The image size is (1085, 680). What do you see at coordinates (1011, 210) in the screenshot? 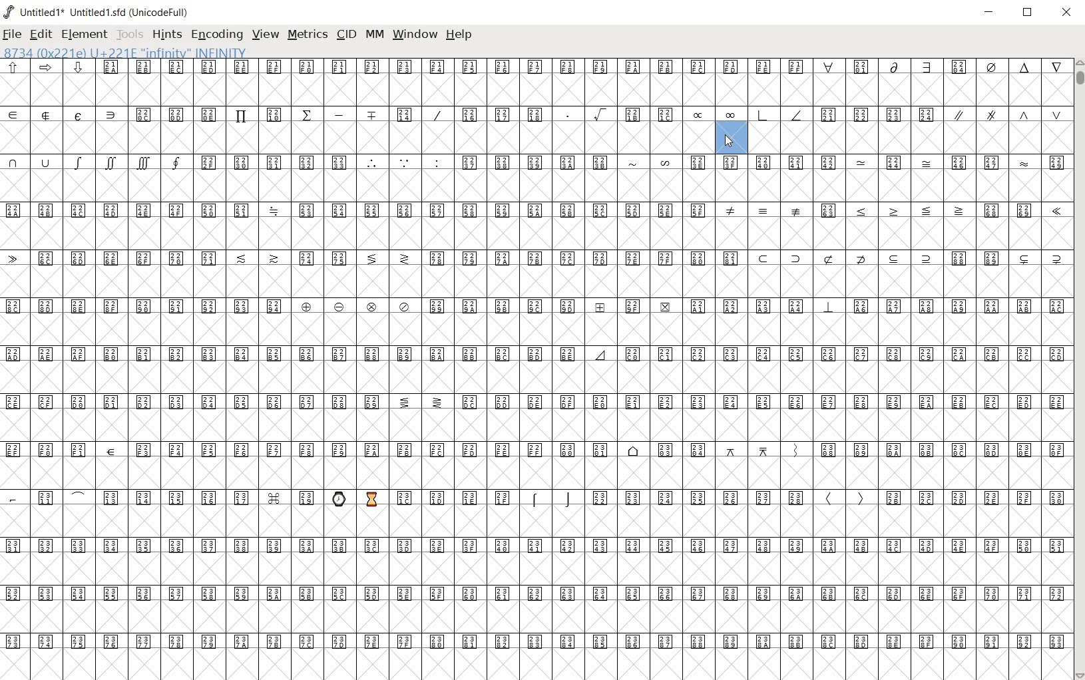
I see `Unicode code points` at bounding box center [1011, 210].